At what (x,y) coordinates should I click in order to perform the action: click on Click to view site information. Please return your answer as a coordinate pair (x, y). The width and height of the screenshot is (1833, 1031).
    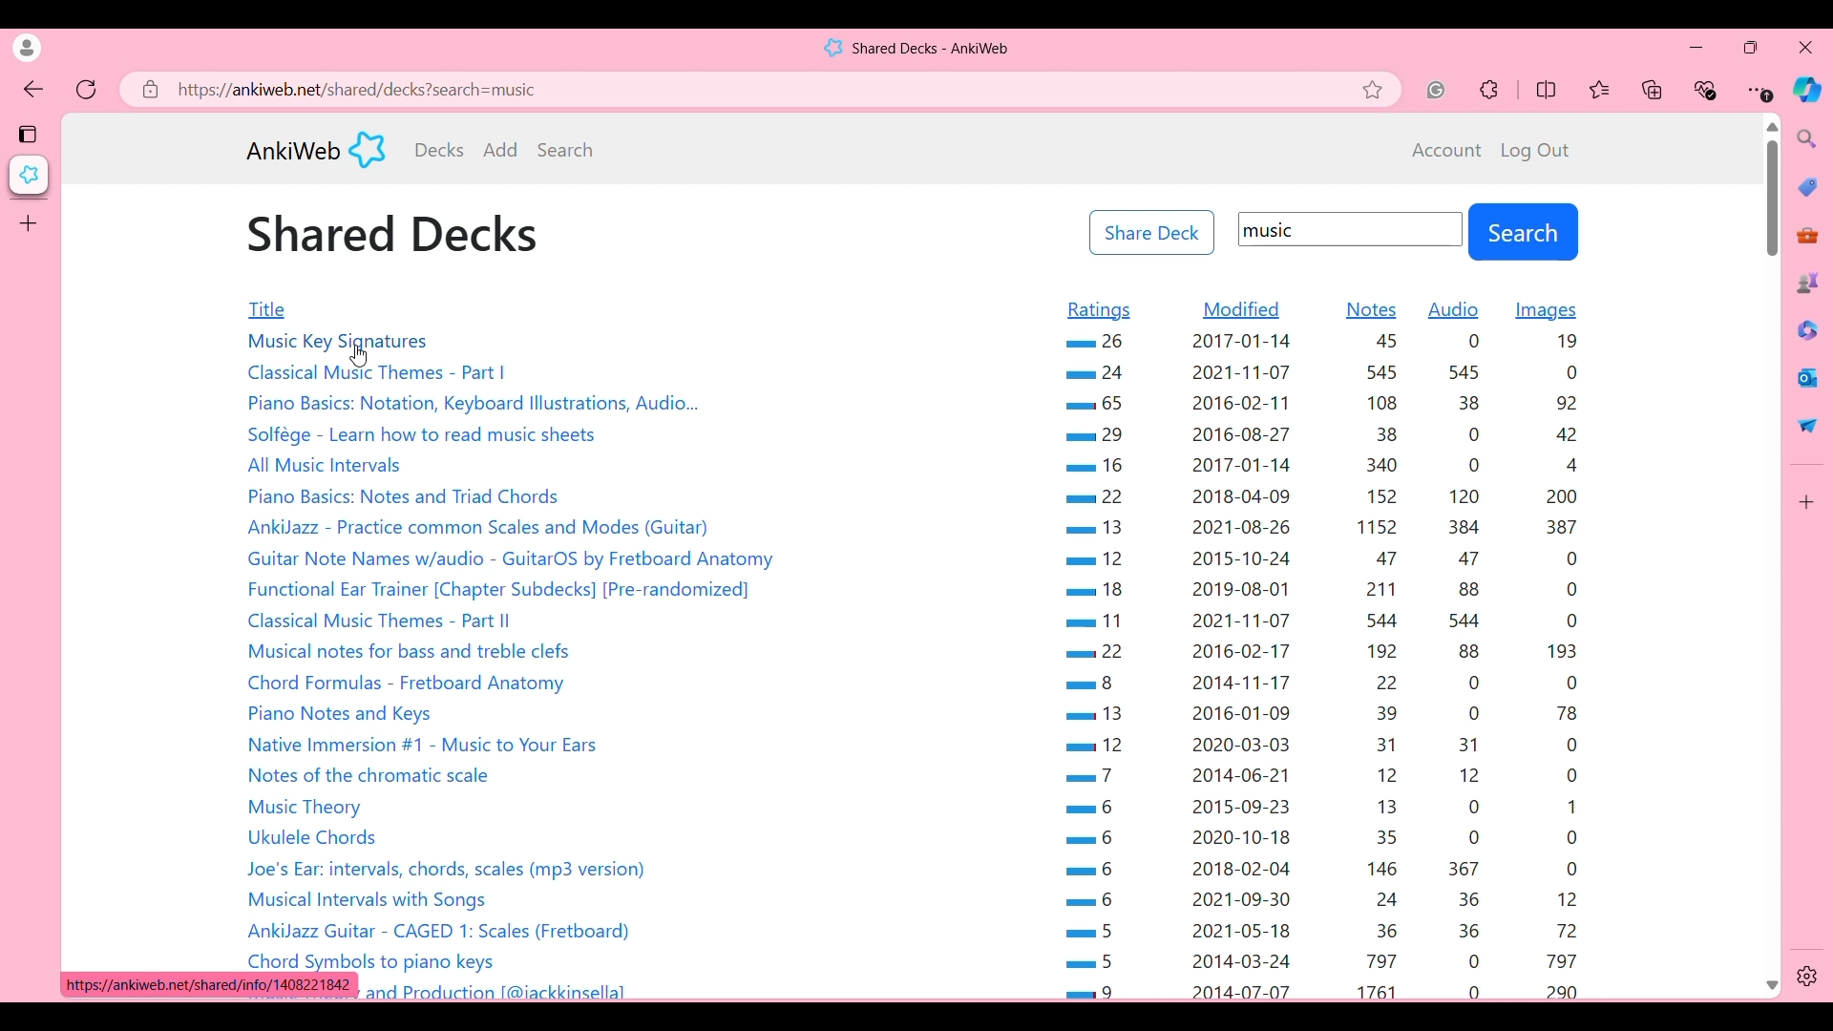
    Looking at the image, I should click on (147, 89).